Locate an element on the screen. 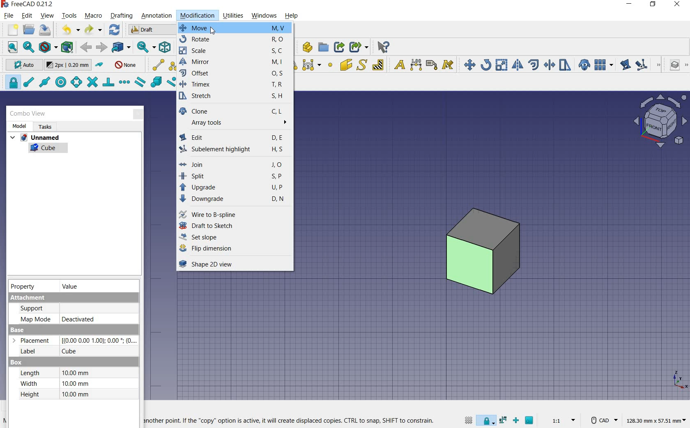  isometric is located at coordinates (165, 48).